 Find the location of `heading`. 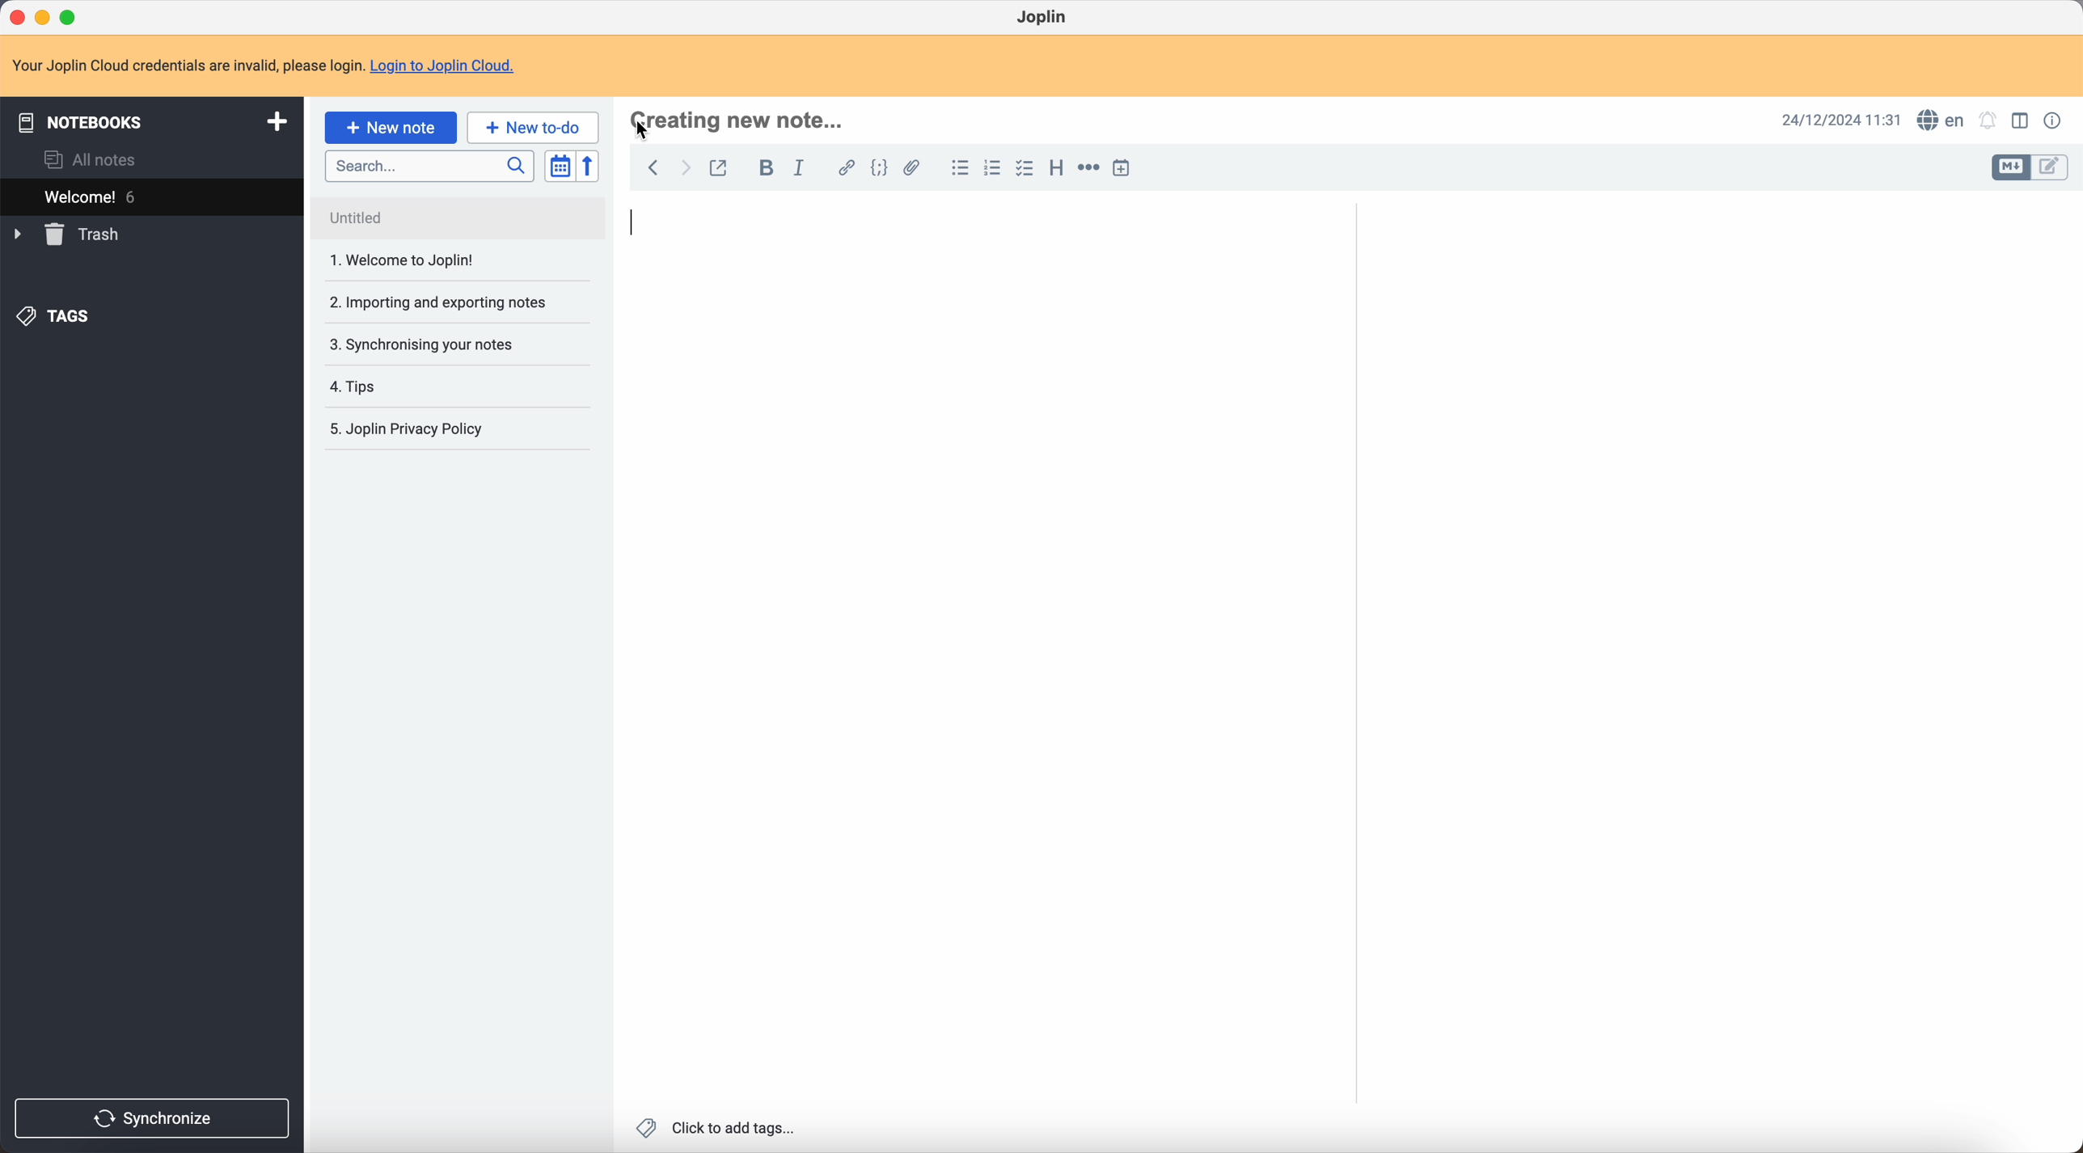

heading is located at coordinates (1056, 169).